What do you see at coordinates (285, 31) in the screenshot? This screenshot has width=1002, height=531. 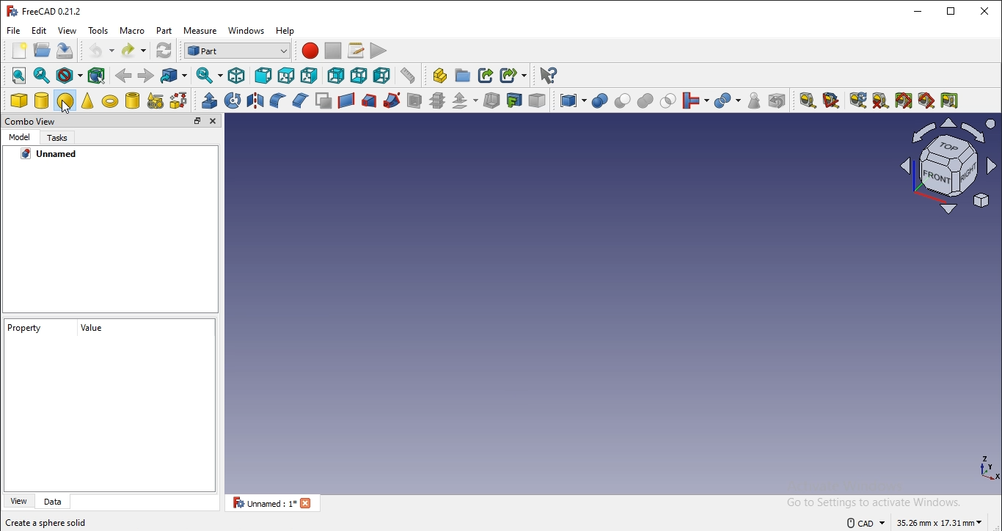 I see `help` at bounding box center [285, 31].